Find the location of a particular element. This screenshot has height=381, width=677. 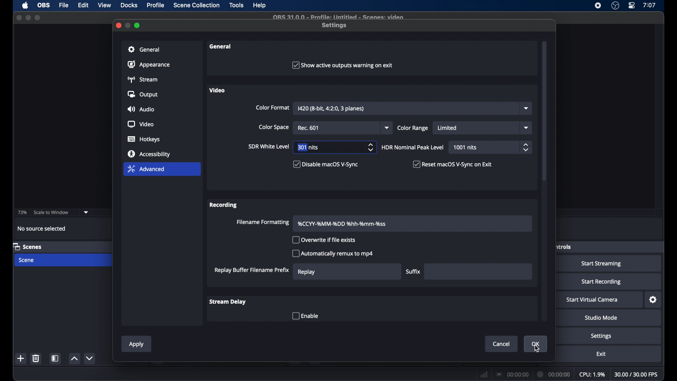

color range is located at coordinates (413, 128).